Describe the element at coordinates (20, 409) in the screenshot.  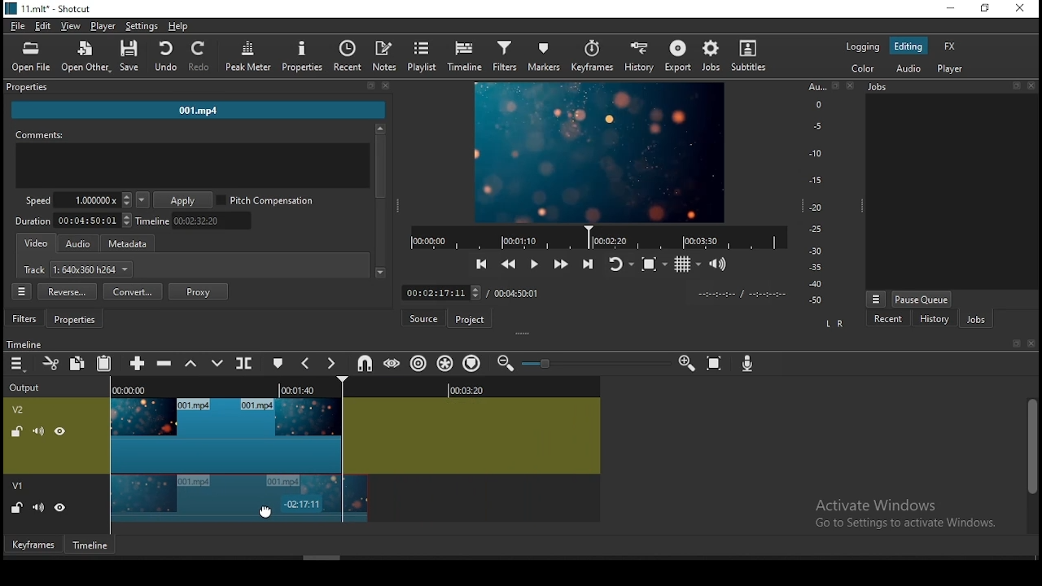
I see `V2` at that location.